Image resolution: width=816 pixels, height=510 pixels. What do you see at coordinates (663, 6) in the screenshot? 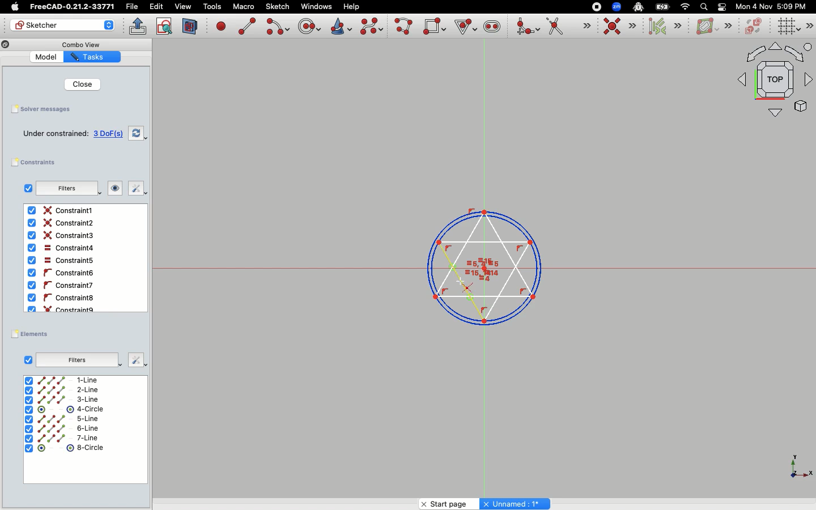
I see `Battery` at bounding box center [663, 6].